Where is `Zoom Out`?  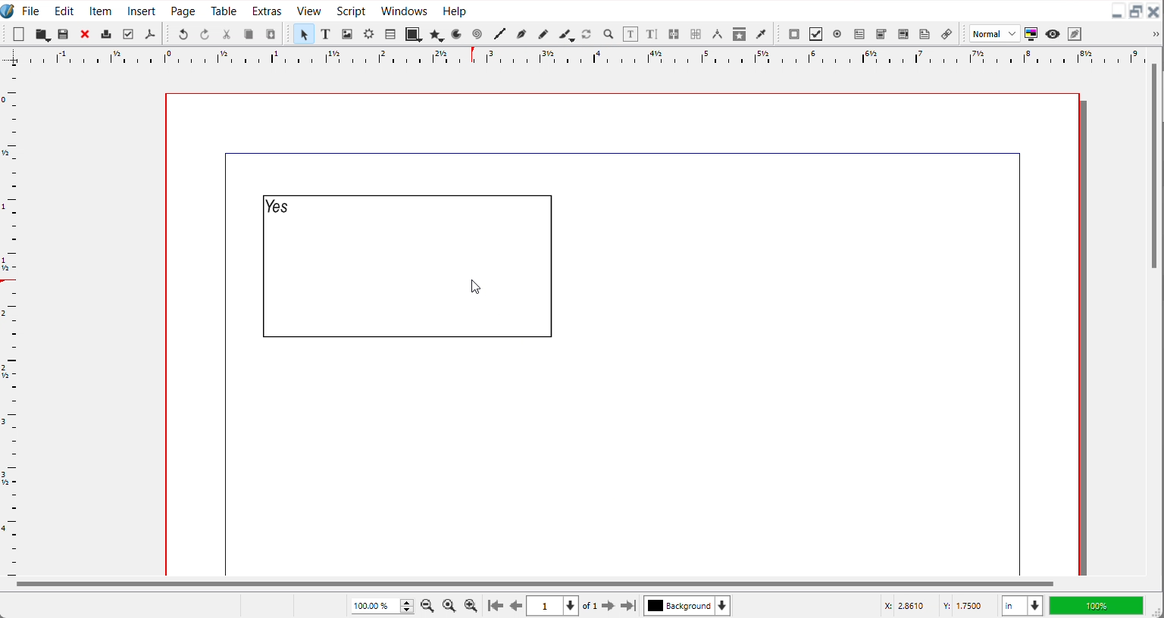
Zoom Out is located at coordinates (429, 604).